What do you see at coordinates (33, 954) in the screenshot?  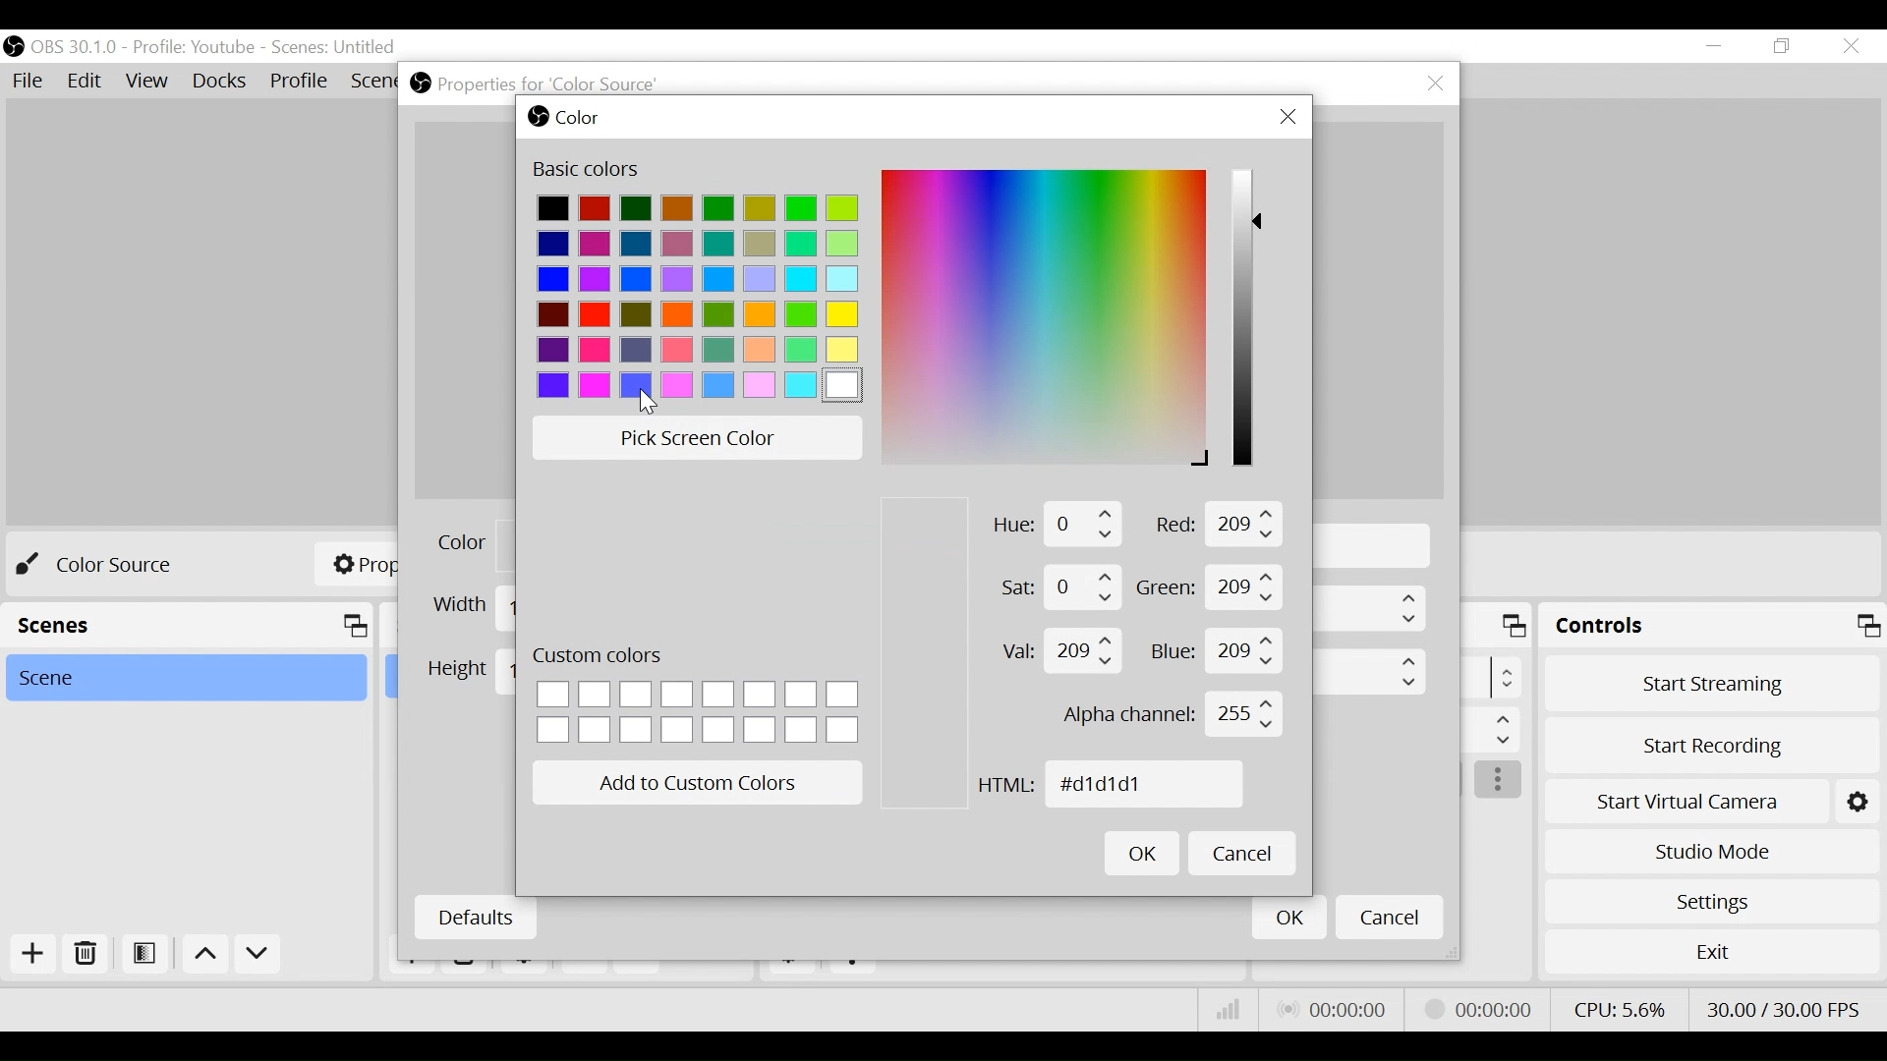 I see `Add` at bounding box center [33, 954].